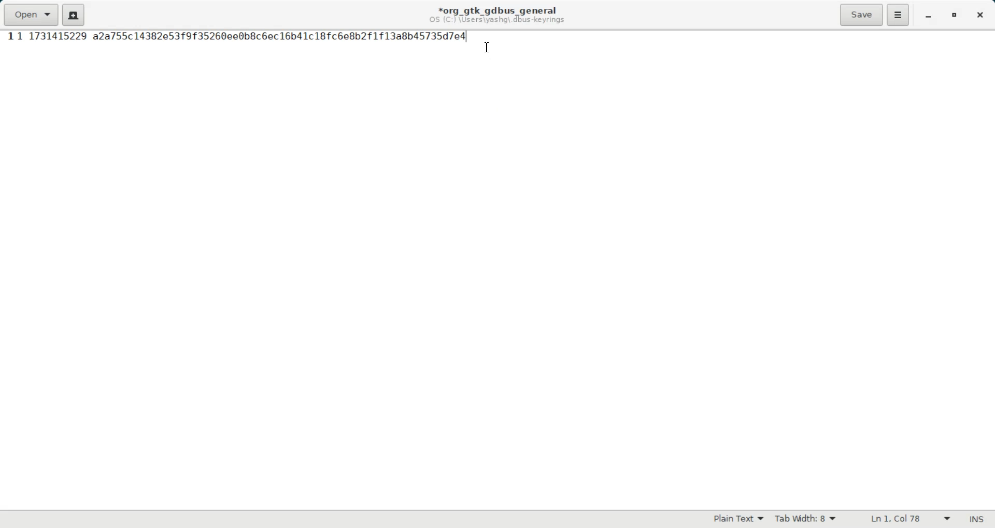  Describe the element at coordinates (488, 48) in the screenshot. I see `Cursor` at that location.